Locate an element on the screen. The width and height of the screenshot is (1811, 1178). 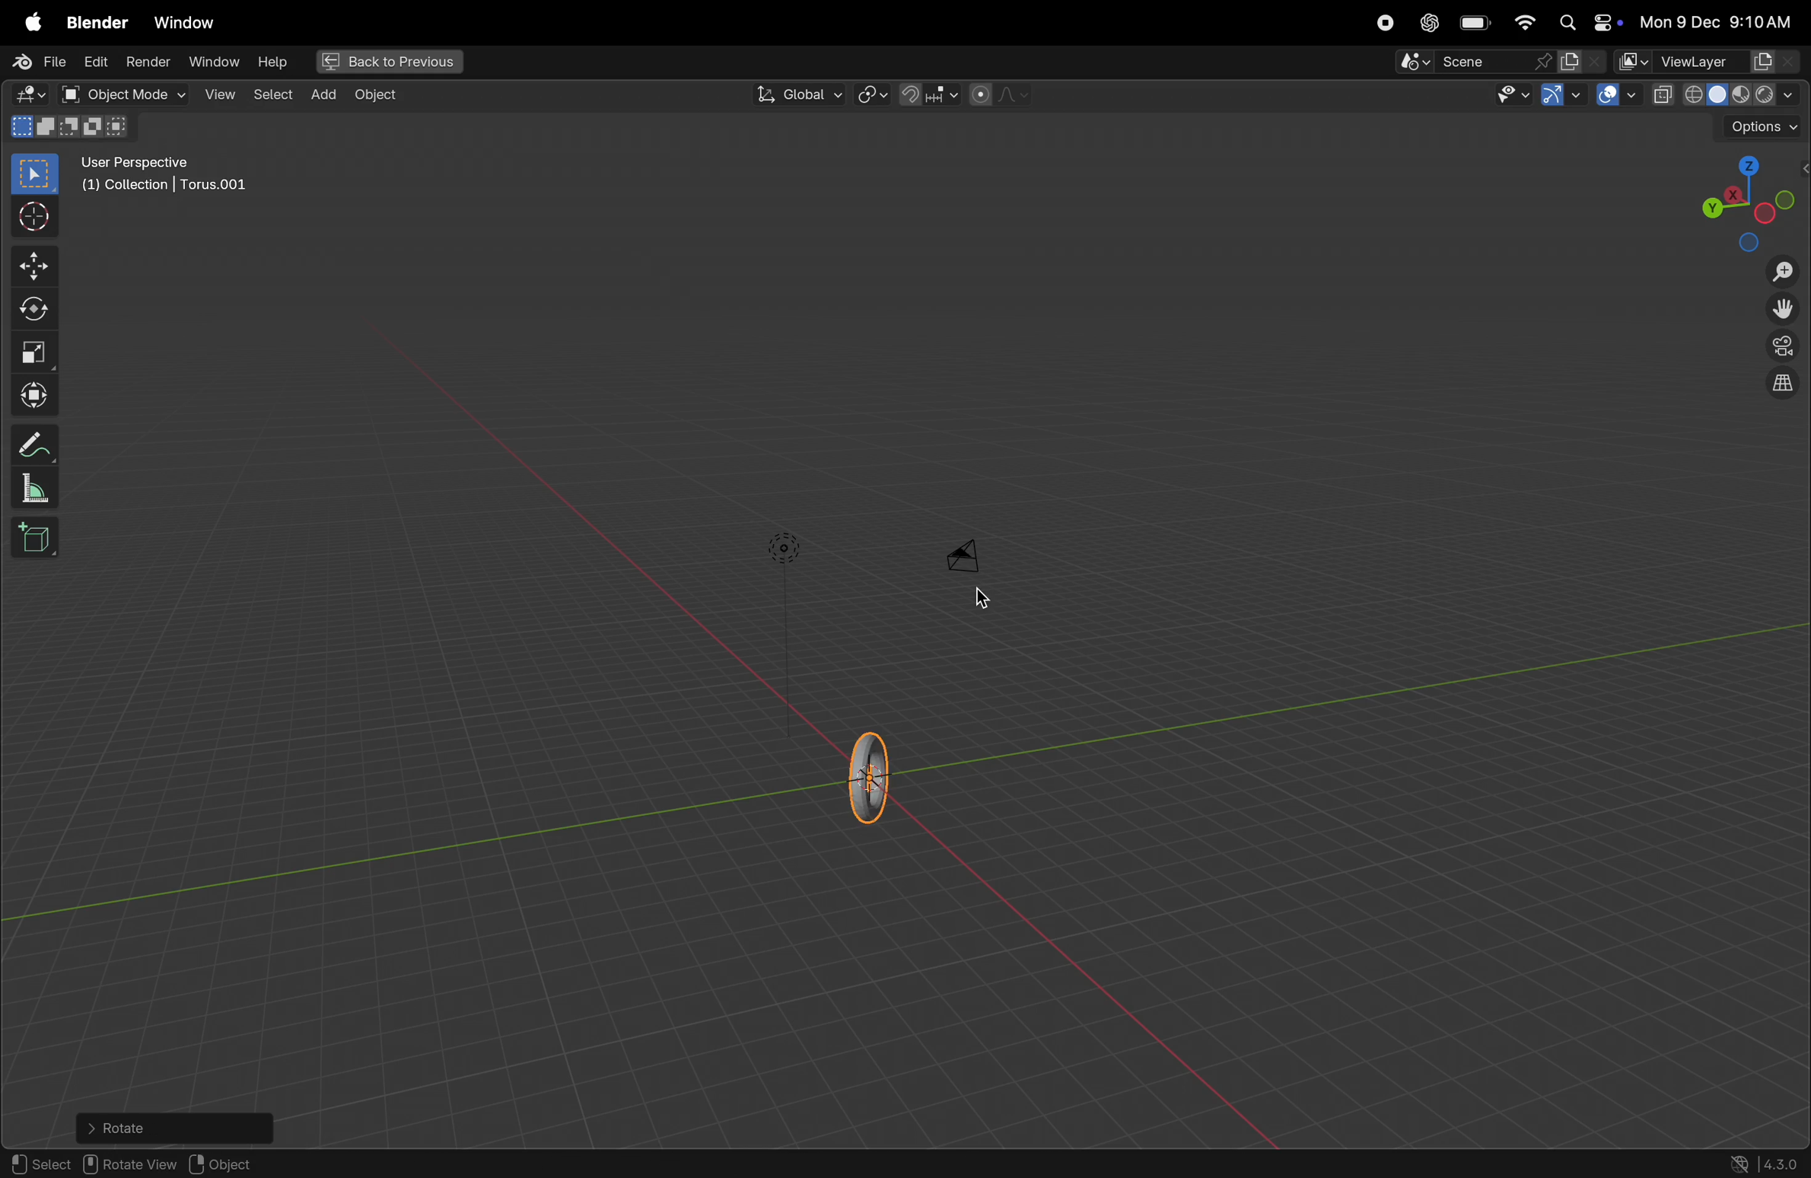
active workscpace is located at coordinates (1634, 60).